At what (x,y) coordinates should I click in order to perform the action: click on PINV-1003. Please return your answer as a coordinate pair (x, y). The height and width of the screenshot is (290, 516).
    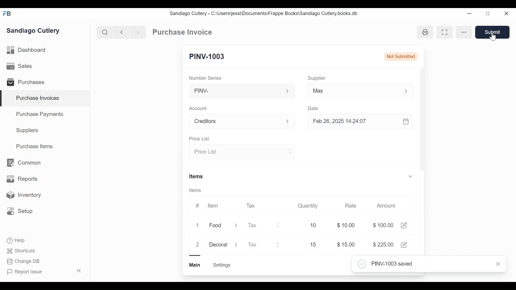
    Looking at the image, I should click on (207, 57).